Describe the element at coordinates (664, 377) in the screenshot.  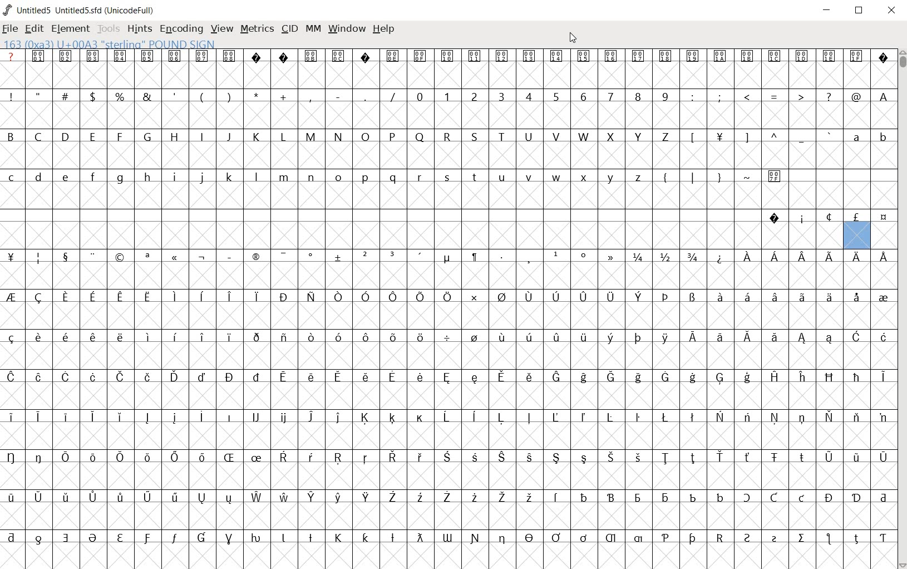
I see `Symbol` at that location.